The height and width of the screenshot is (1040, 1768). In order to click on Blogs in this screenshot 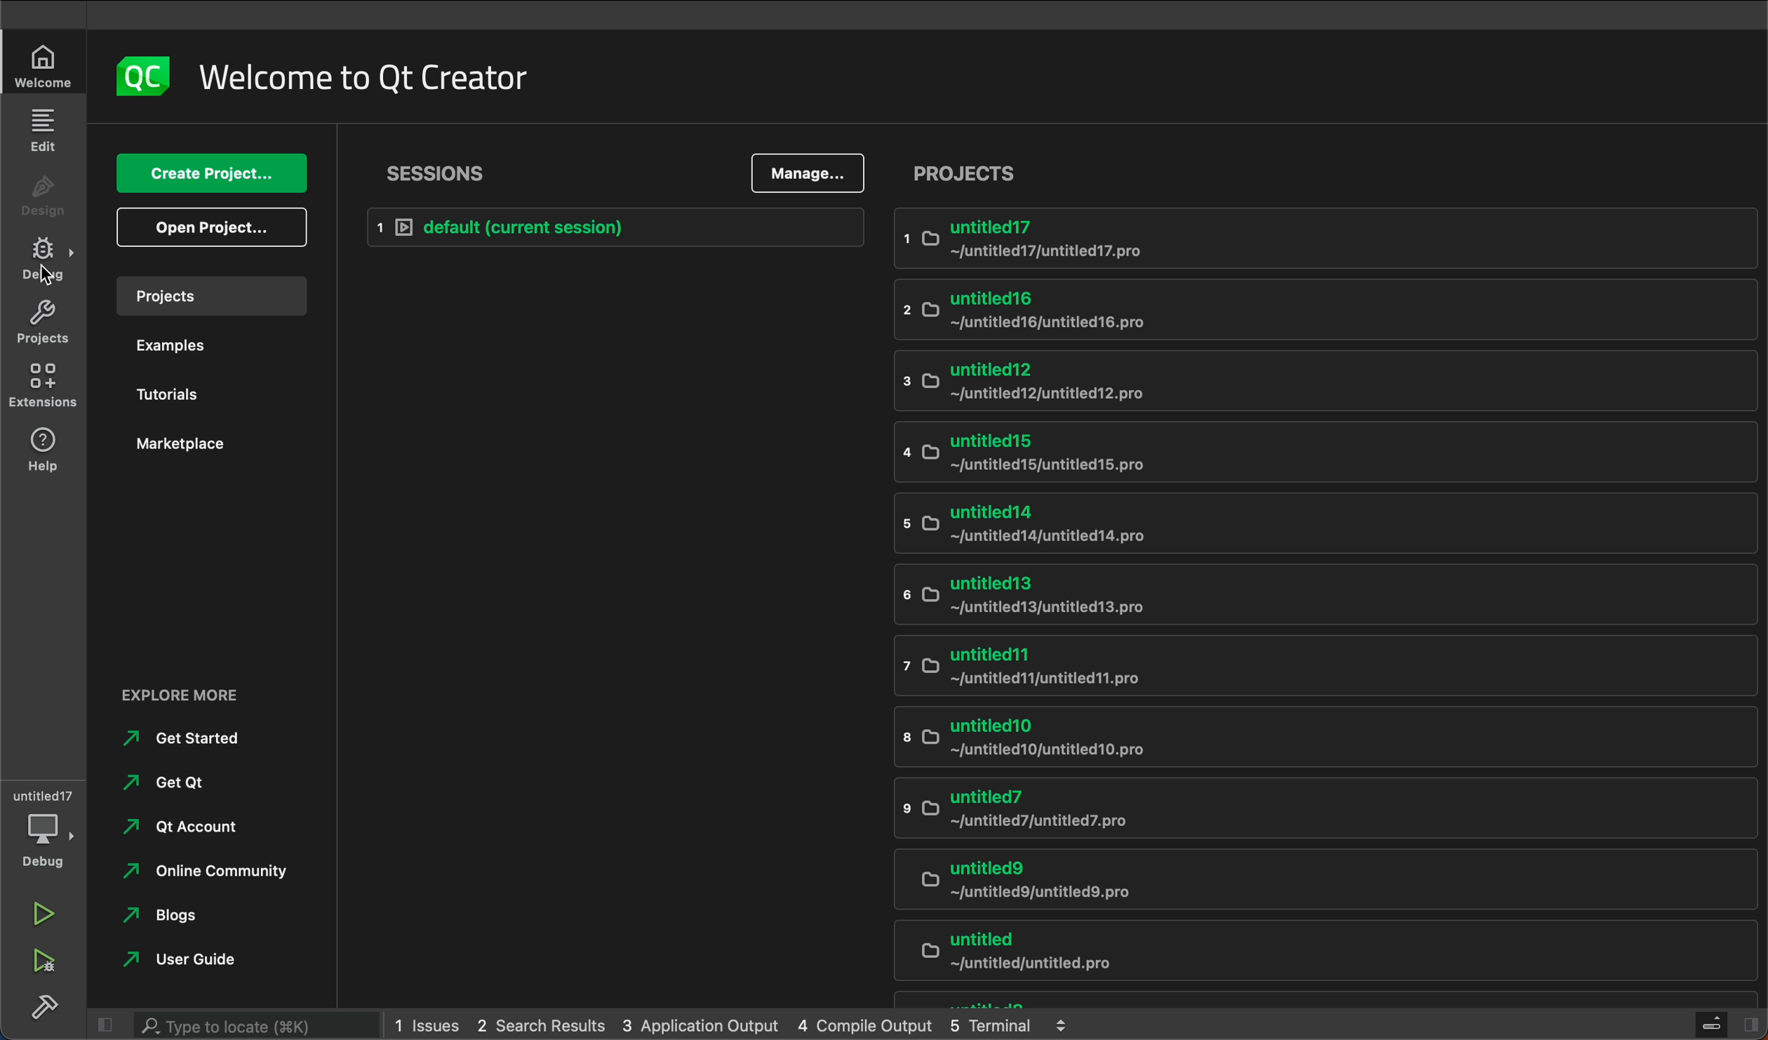, I will do `click(167, 914)`.